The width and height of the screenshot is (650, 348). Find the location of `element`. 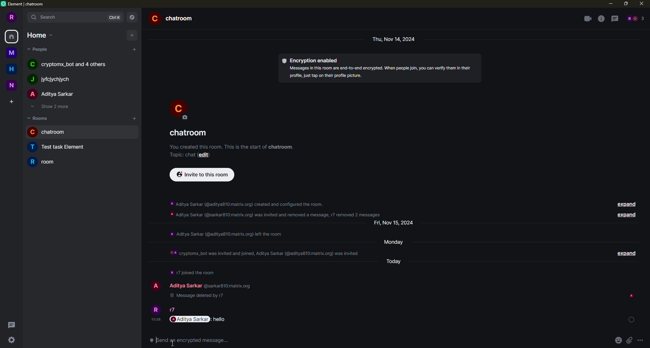

element is located at coordinates (25, 5).